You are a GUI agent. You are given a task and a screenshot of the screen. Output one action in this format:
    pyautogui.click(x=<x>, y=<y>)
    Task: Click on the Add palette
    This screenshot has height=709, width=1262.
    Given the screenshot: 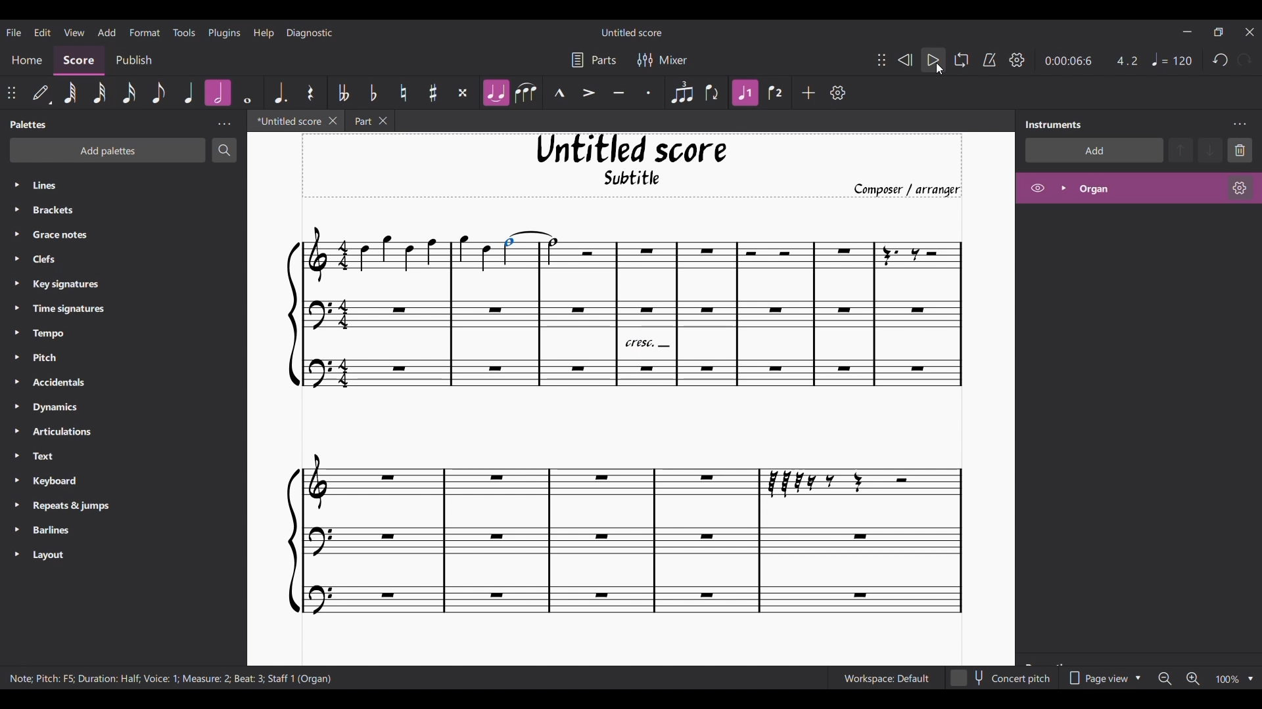 What is the action you would take?
    pyautogui.click(x=107, y=150)
    